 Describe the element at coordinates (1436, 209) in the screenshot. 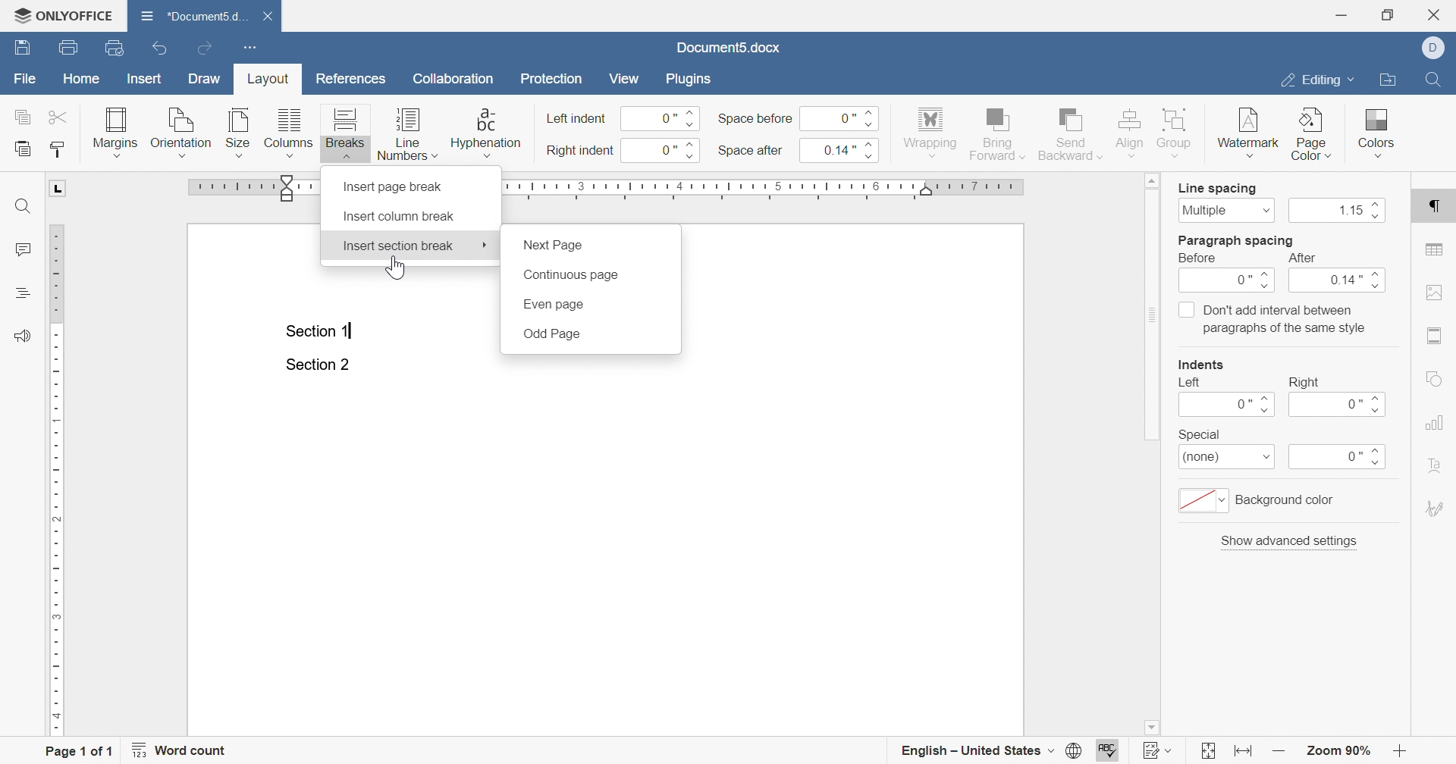

I see `paragraph settings` at that location.